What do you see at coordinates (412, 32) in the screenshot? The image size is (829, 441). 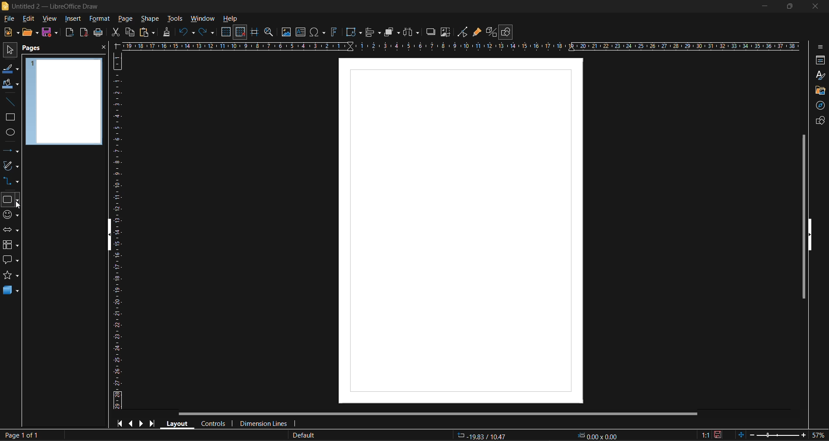 I see `distribute` at bounding box center [412, 32].